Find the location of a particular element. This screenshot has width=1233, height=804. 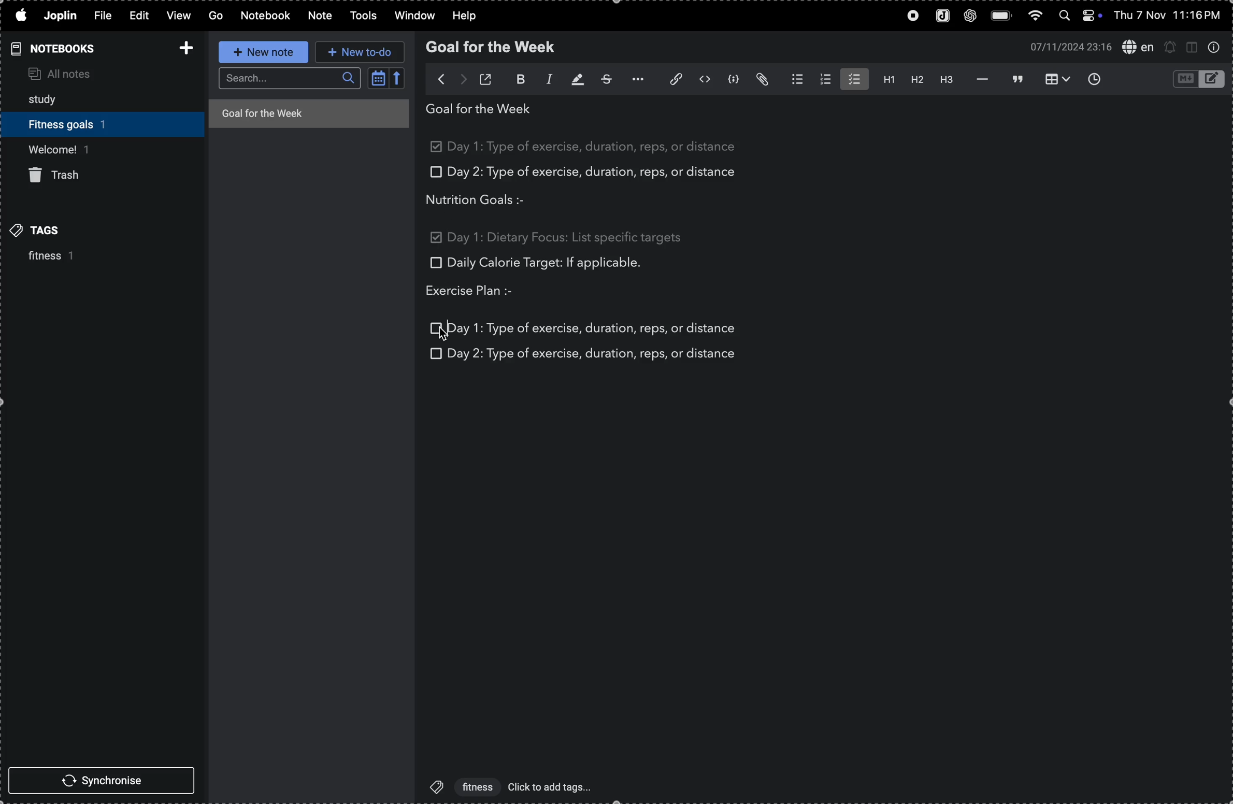

daily calorie target: if applicable. is located at coordinates (545, 265).